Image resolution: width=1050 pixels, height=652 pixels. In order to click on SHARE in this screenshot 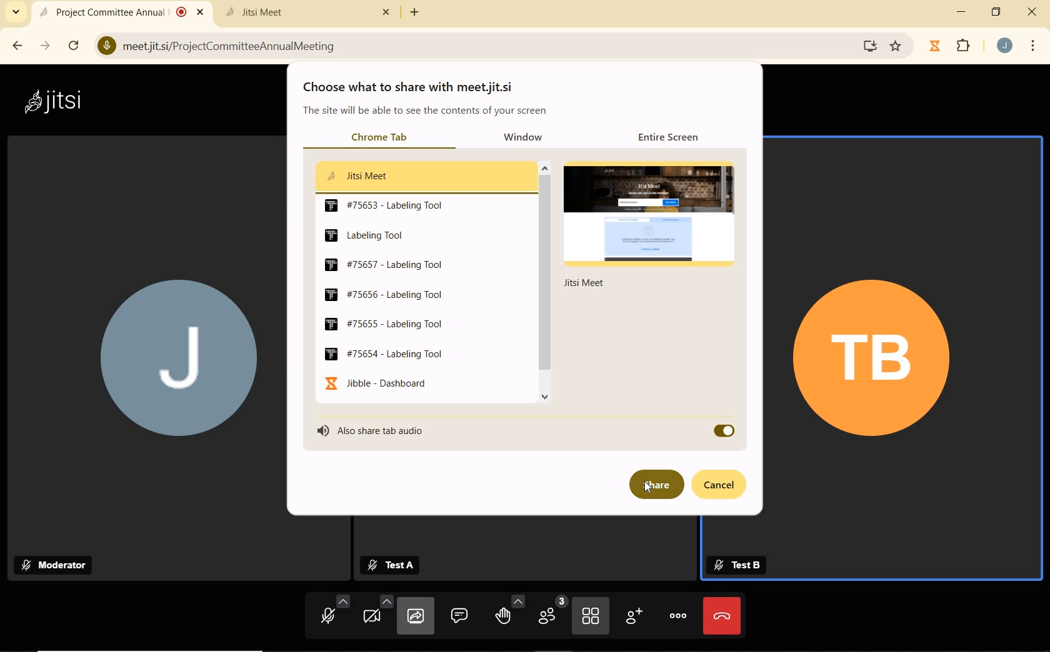, I will do `click(654, 485)`.